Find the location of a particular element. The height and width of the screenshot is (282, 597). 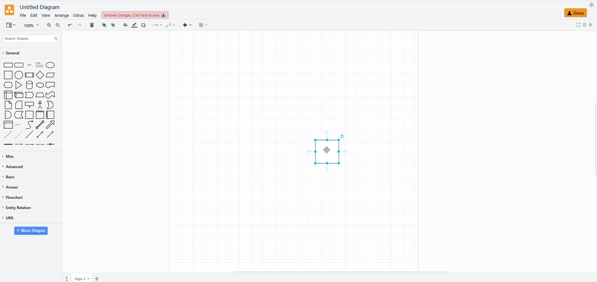

undo is located at coordinates (79, 25).